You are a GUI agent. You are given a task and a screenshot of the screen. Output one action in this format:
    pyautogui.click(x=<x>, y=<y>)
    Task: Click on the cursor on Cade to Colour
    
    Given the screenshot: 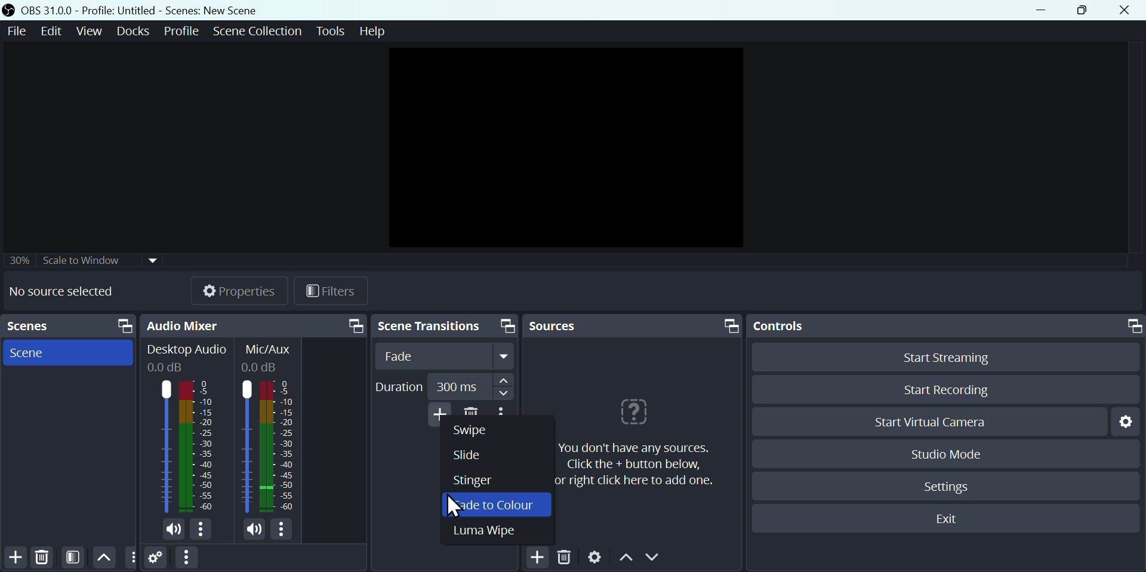 What is the action you would take?
    pyautogui.click(x=457, y=506)
    